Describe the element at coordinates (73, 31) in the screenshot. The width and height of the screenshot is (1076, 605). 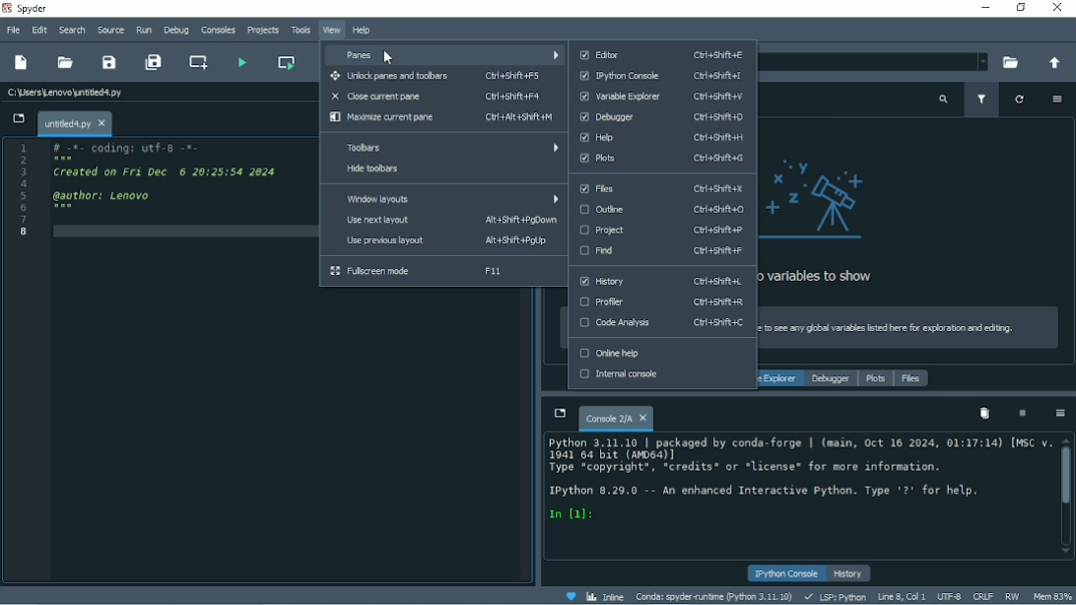
I see `Search` at that location.